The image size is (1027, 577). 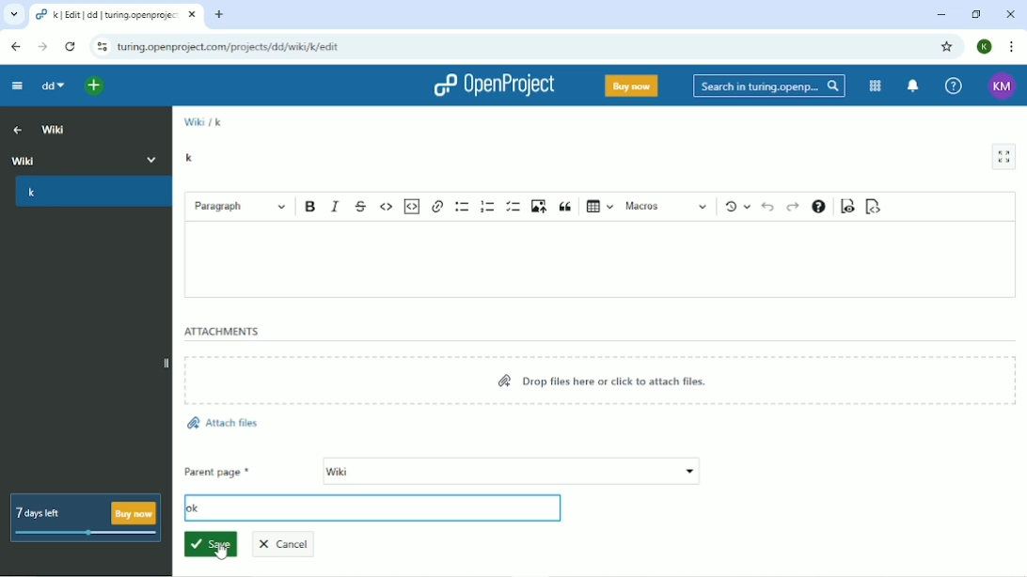 What do you see at coordinates (17, 86) in the screenshot?
I see `Collapse project menu` at bounding box center [17, 86].